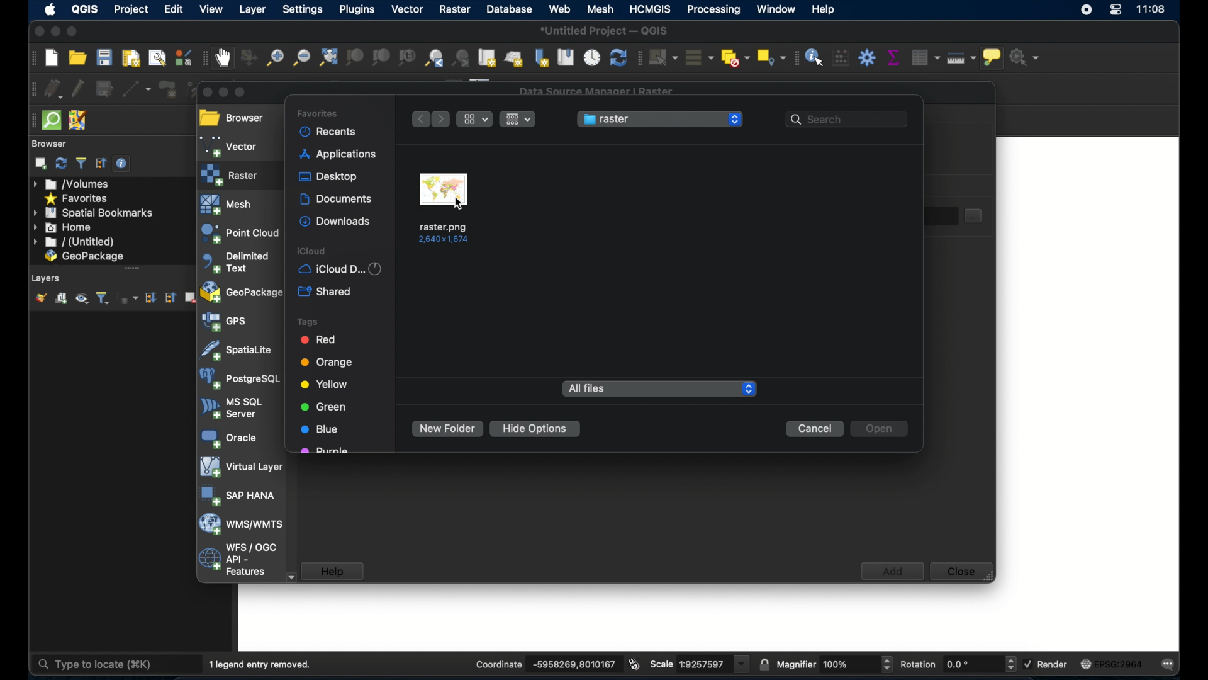 Image resolution: width=1208 pixels, height=680 pixels. I want to click on dropdown, so click(742, 664).